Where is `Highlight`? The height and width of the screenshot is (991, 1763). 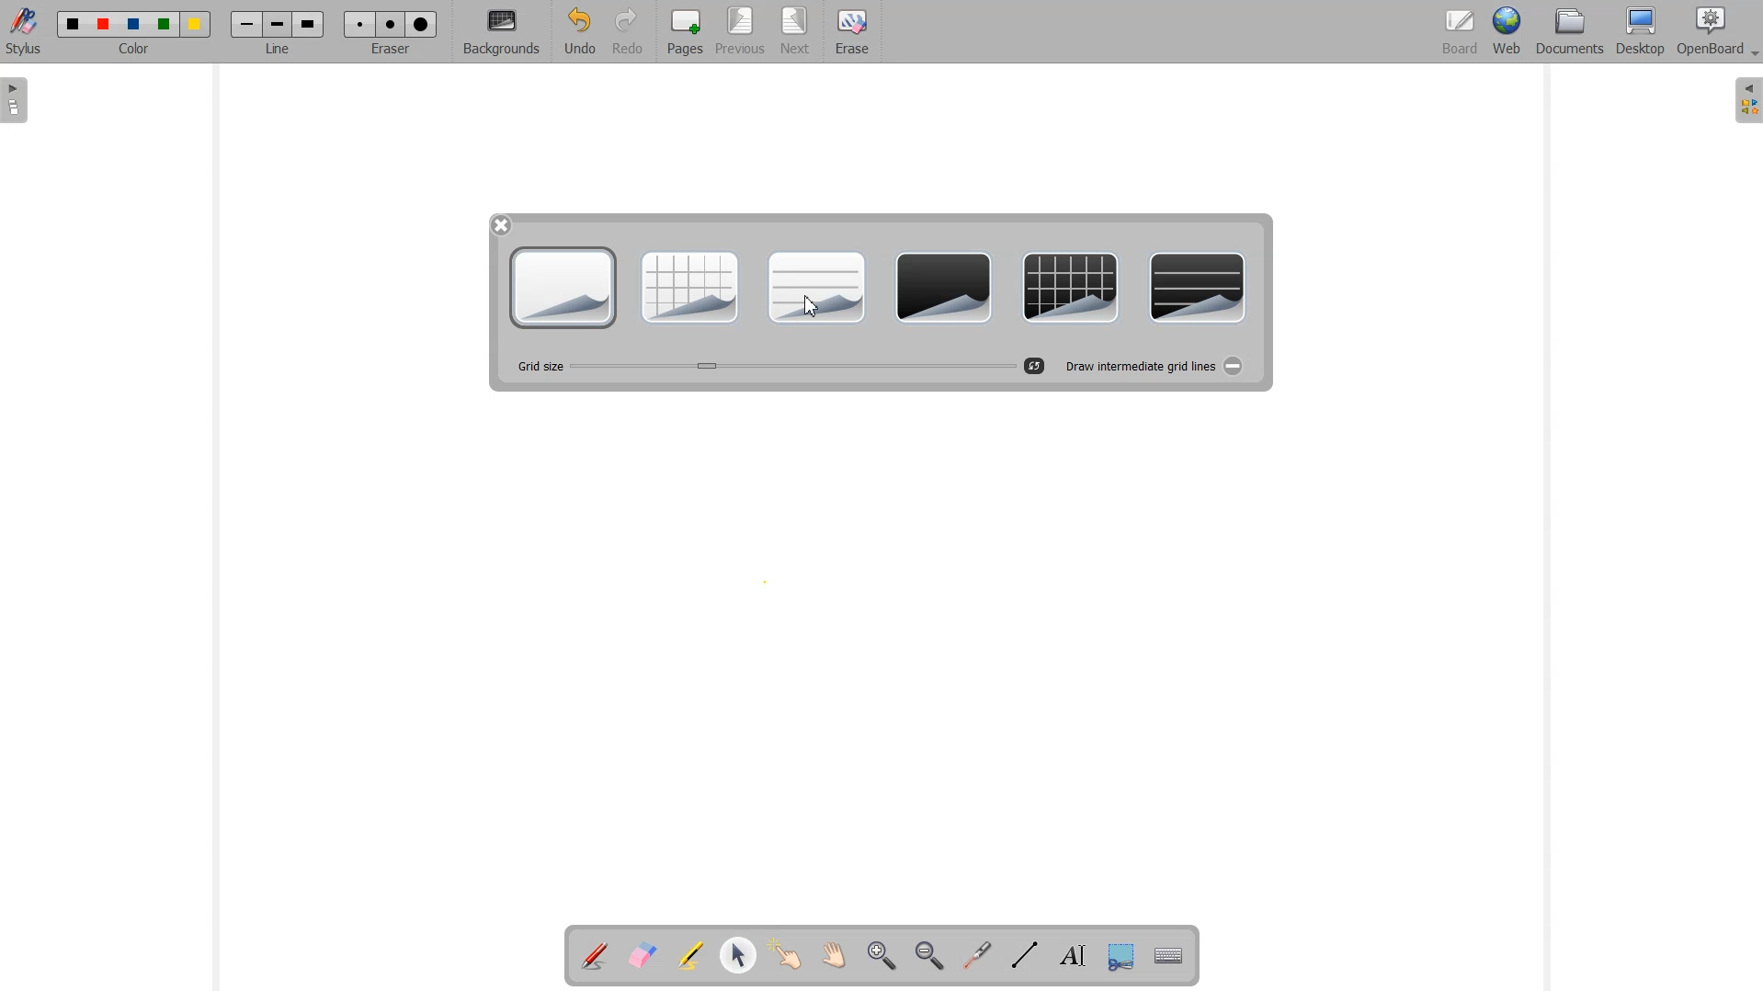 Highlight is located at coordinates (690, 958).